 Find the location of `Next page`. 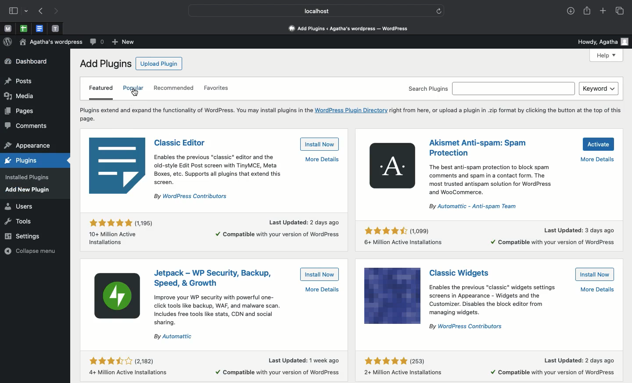

Next page is located at coordinates (57, 11).